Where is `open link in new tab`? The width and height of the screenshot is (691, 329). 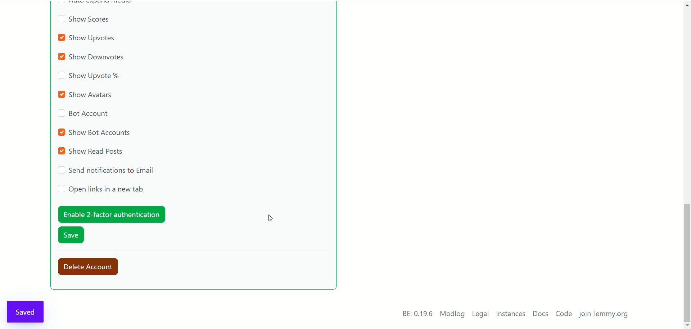
open link in new tab is located at coordinates (101, 189).